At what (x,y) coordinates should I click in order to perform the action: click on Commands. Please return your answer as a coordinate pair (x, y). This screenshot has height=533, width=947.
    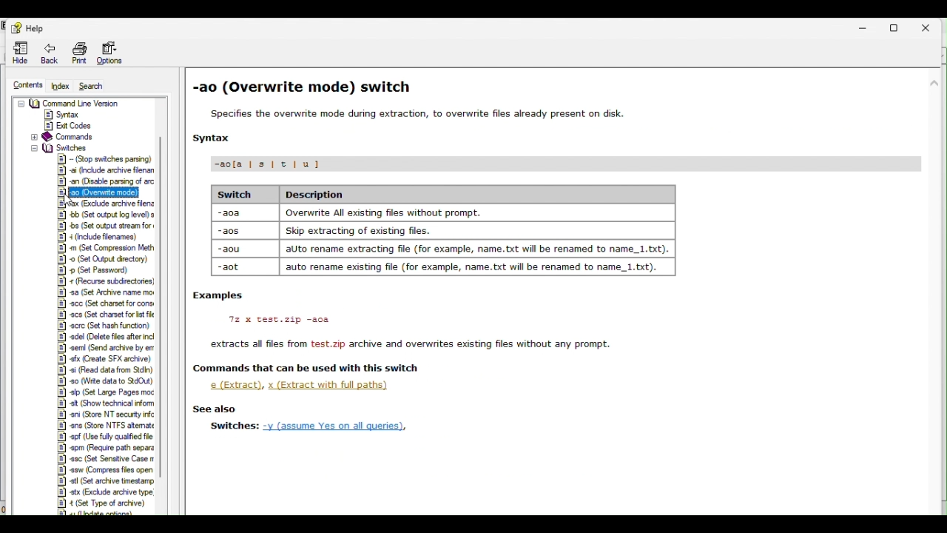
    Looking at the image, I should click on (84, 137).